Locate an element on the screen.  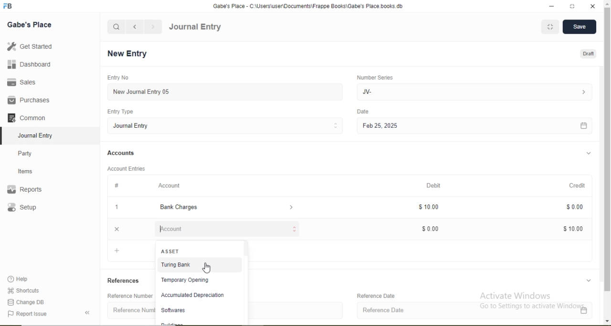
Gabe's Place is located at coordinates (31, 24).